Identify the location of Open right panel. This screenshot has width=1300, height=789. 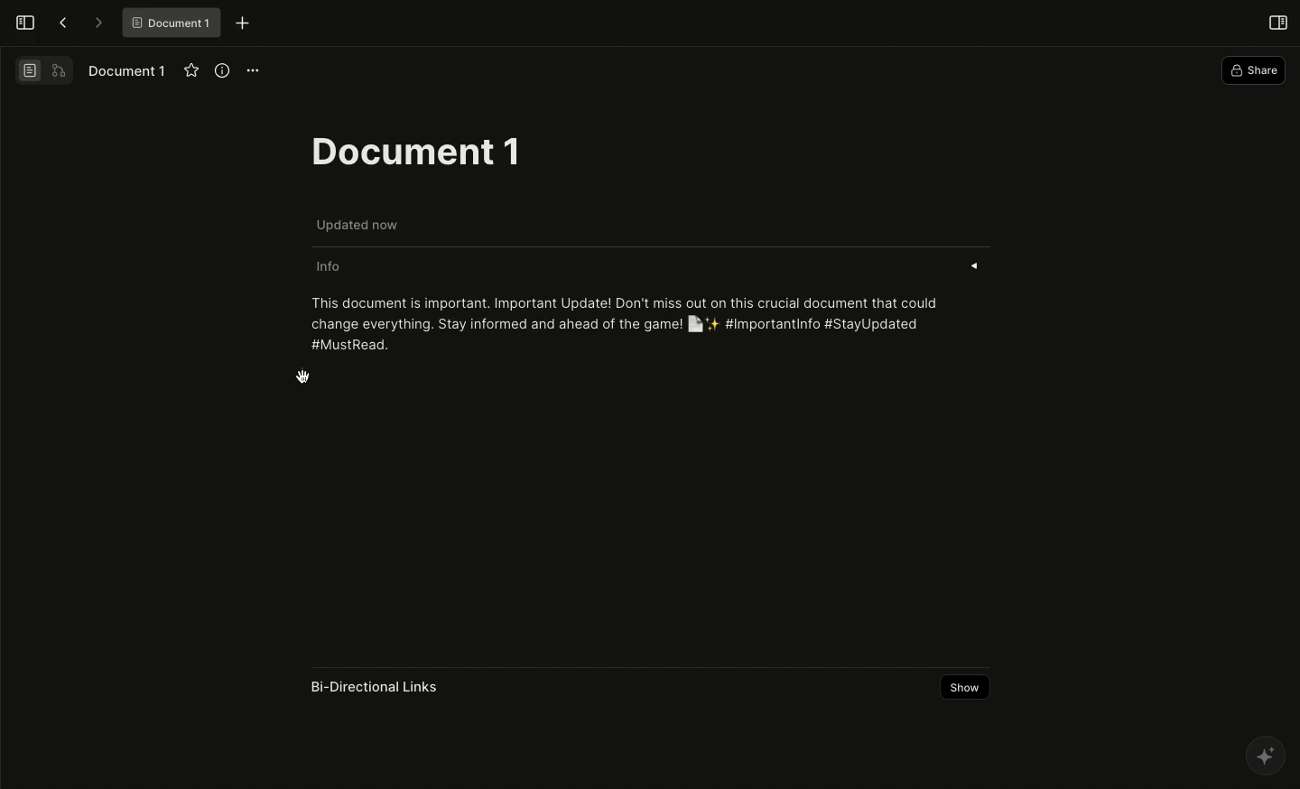
(1276, 23).